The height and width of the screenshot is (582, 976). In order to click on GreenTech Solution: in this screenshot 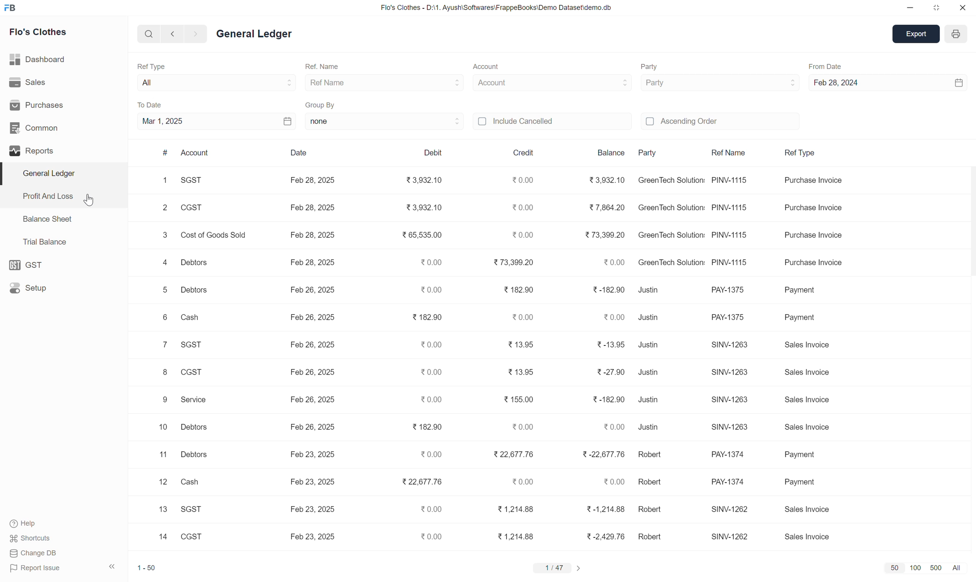, I will do `click(670, 234)`.